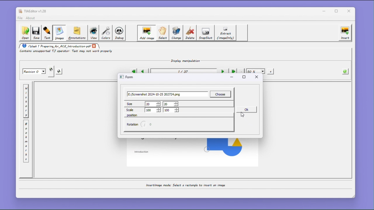 The height and width of the screenshot is (210, 374). What do you see at coordinates (171, 110) in the screenshot?
I see `100` at bounding box center [171, 110].